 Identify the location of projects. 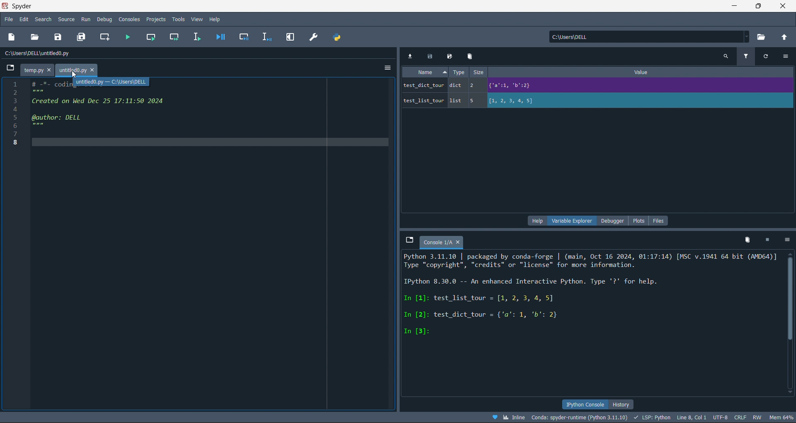
(155, 19).